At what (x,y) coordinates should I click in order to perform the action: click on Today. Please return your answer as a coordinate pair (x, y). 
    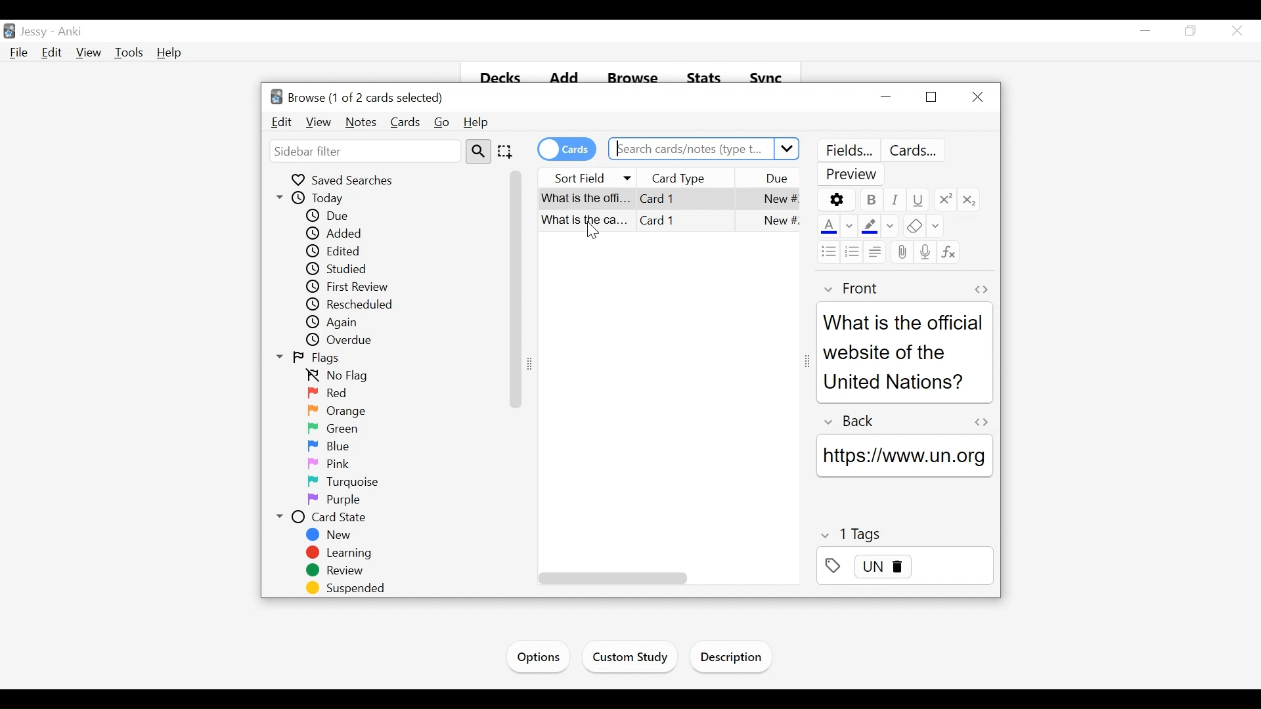
    Looking at the image, I should click on (315, 198).